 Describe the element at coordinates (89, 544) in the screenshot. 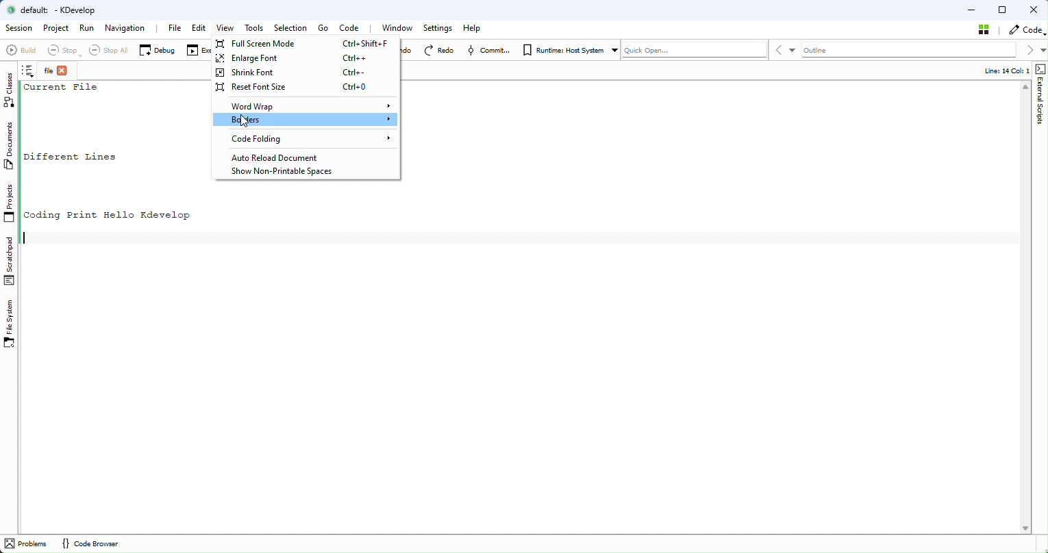

I see `Code Browser` at that location.